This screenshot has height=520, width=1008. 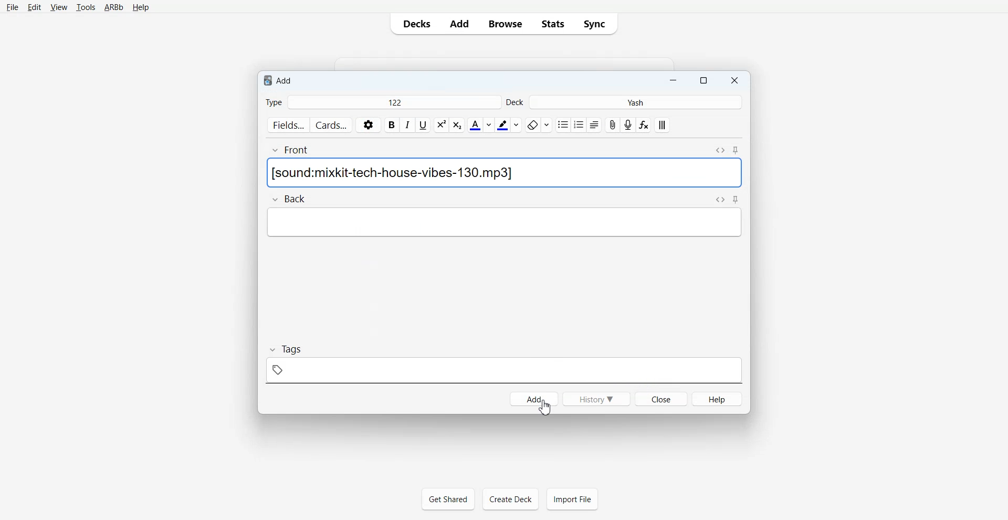 I want to click on pen color, so click(x=508, y=126).